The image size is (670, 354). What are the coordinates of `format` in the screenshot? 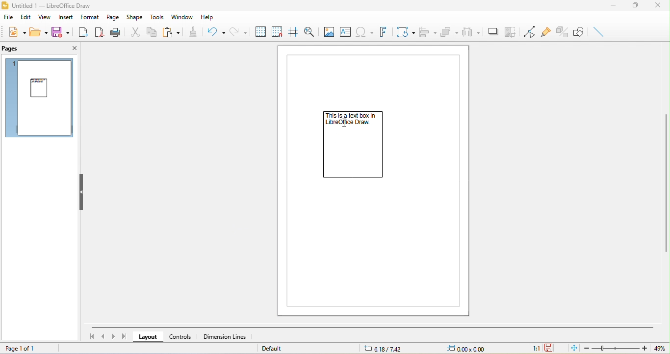 It's located at (90, 18).